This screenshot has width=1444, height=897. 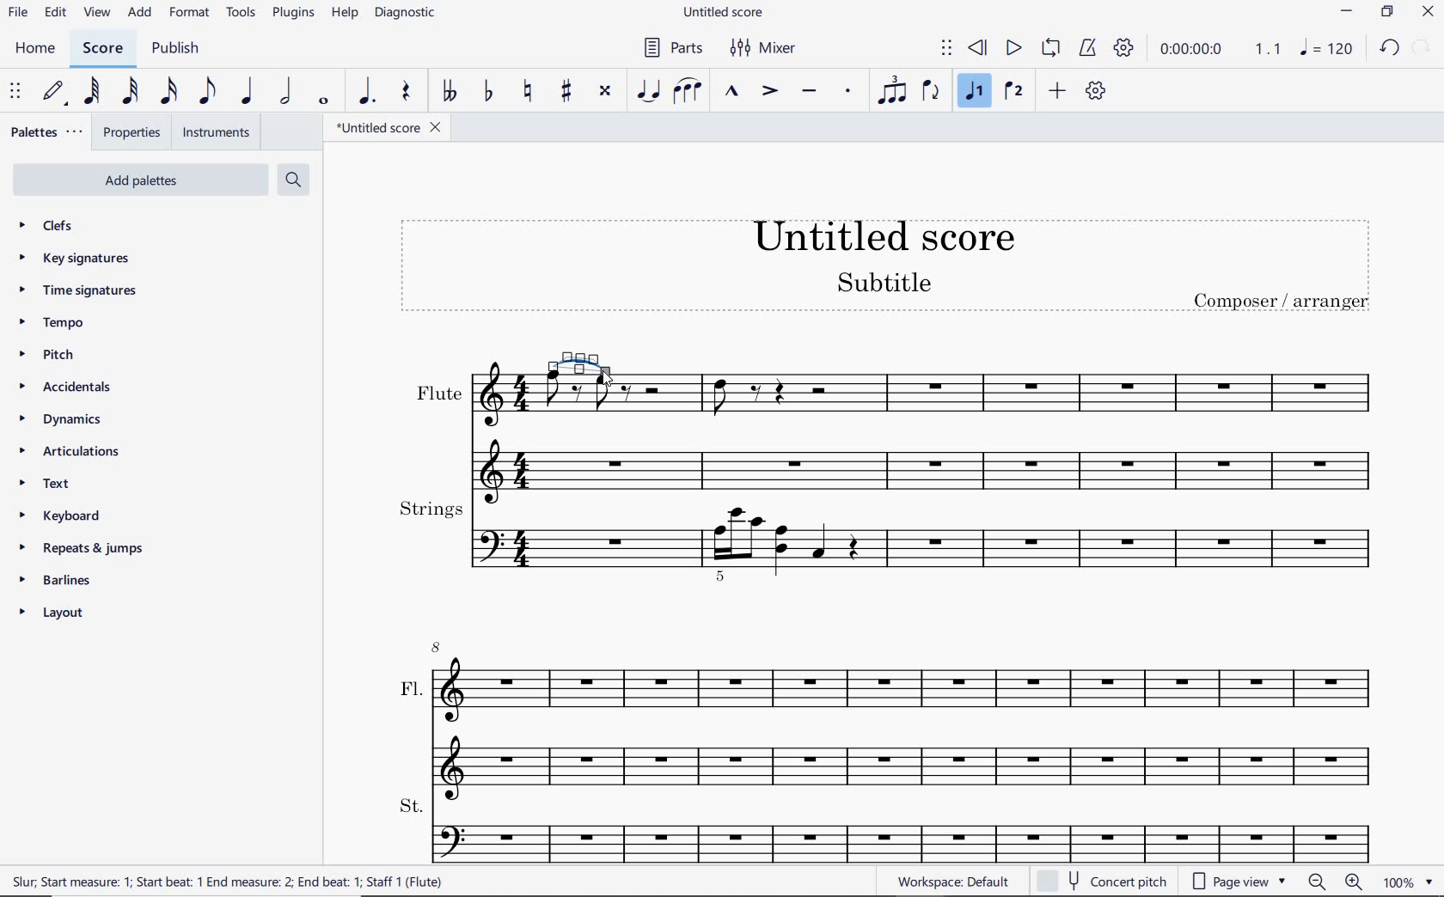 I want to click on 32ND NOTE, so click(x=127, y=92).